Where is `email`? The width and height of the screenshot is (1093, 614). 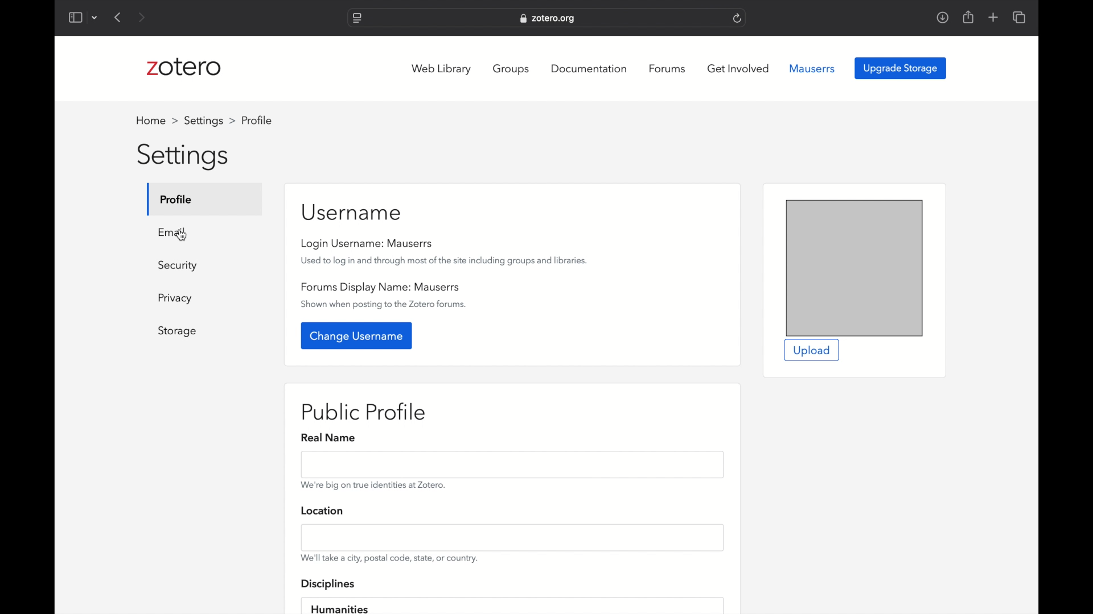
email is located at coordinates (173, 232).